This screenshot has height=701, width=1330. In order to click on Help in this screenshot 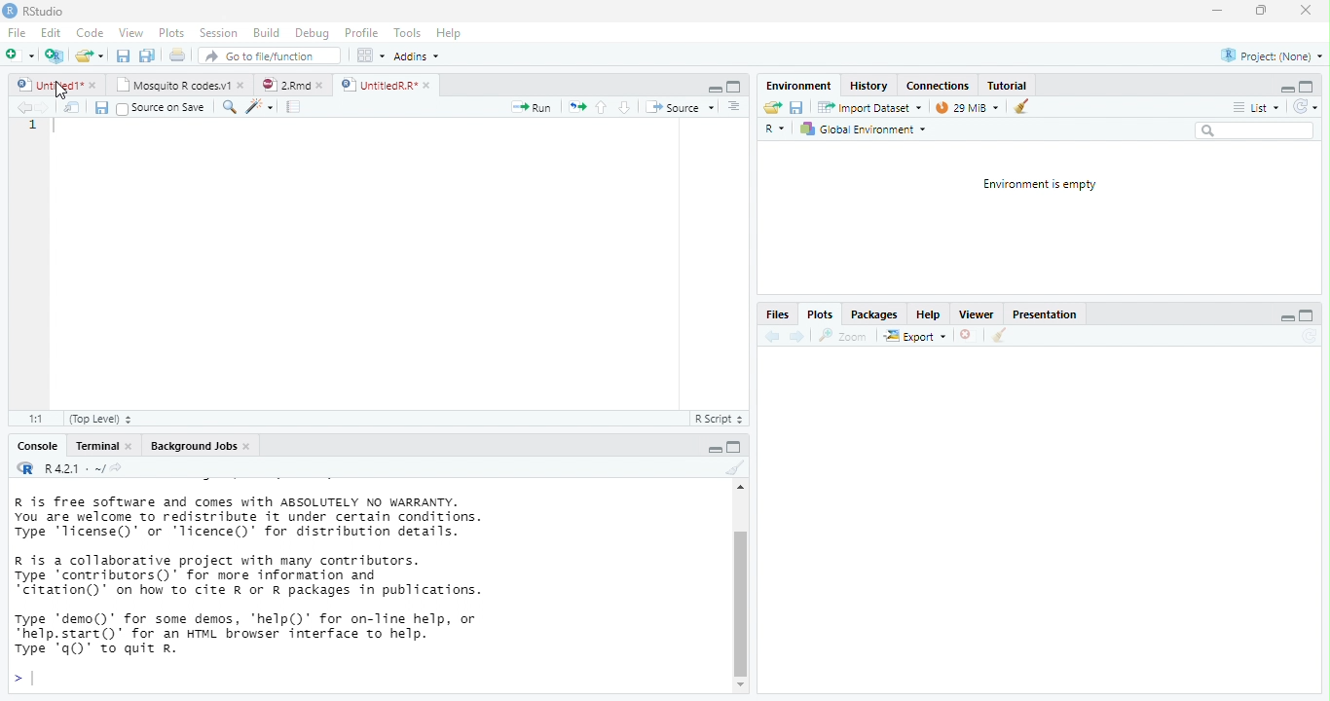, I will do `click(926, 314)`.